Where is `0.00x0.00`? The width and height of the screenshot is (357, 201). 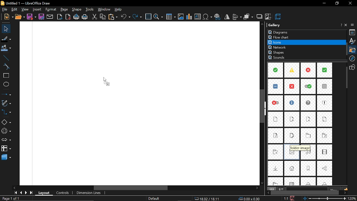
0.00x0.00 is located at coordinates (249, 199).